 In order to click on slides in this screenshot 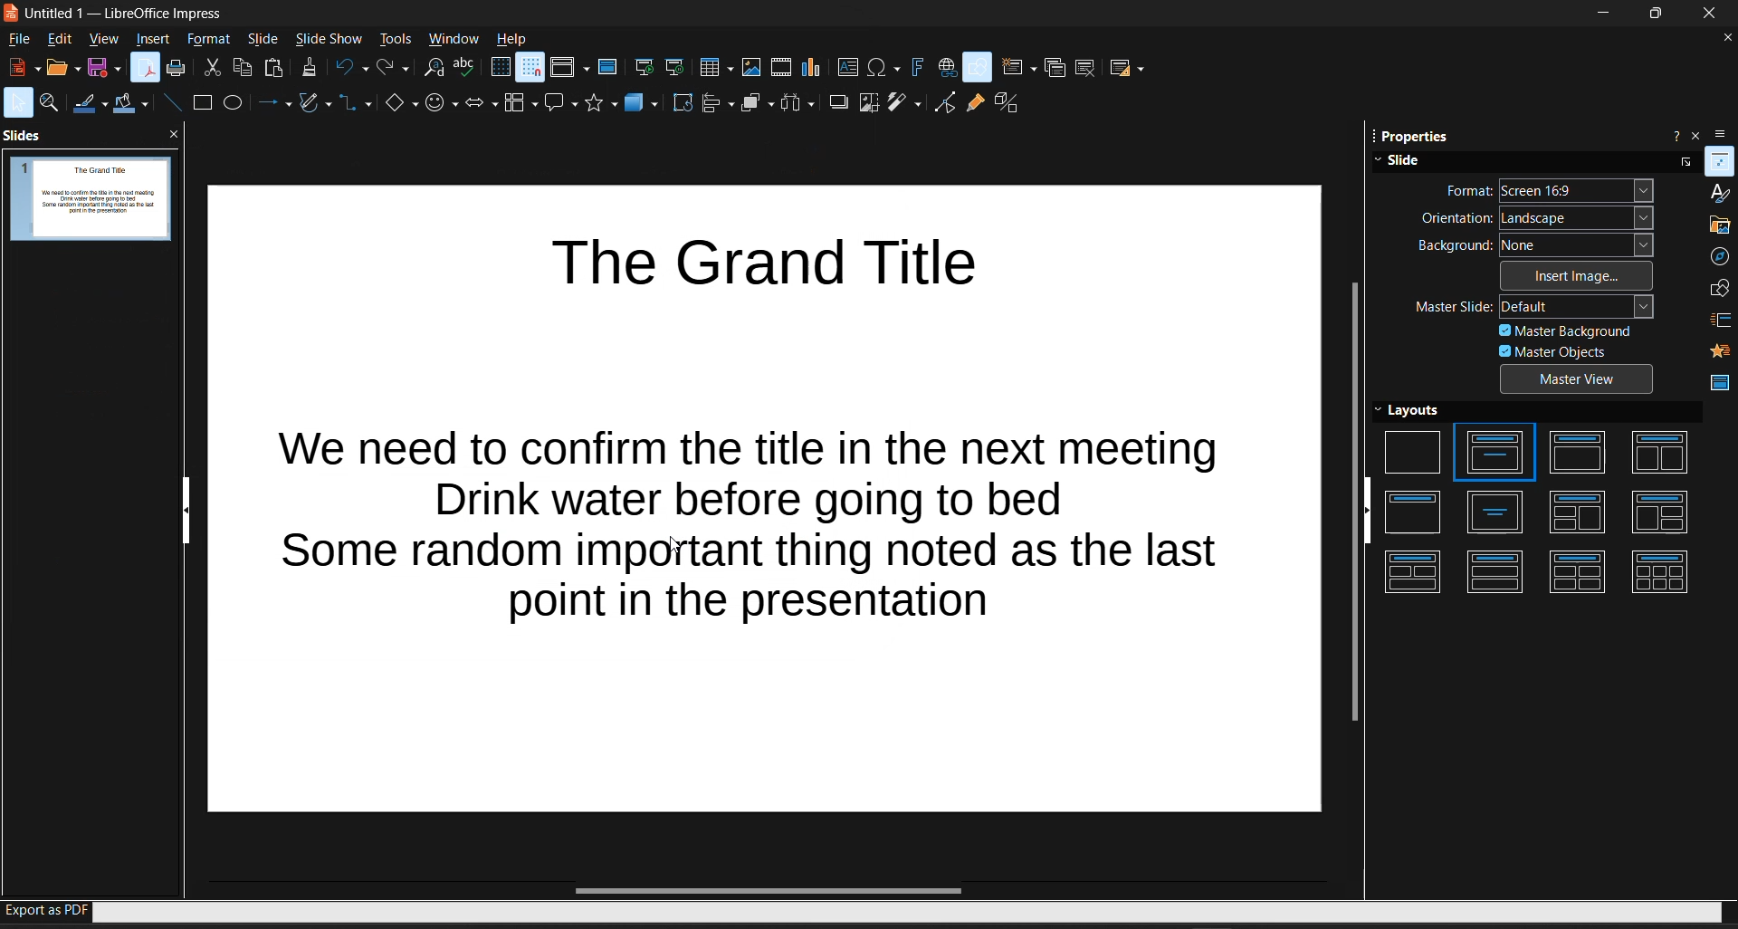, I will do `click(25, 135)`.